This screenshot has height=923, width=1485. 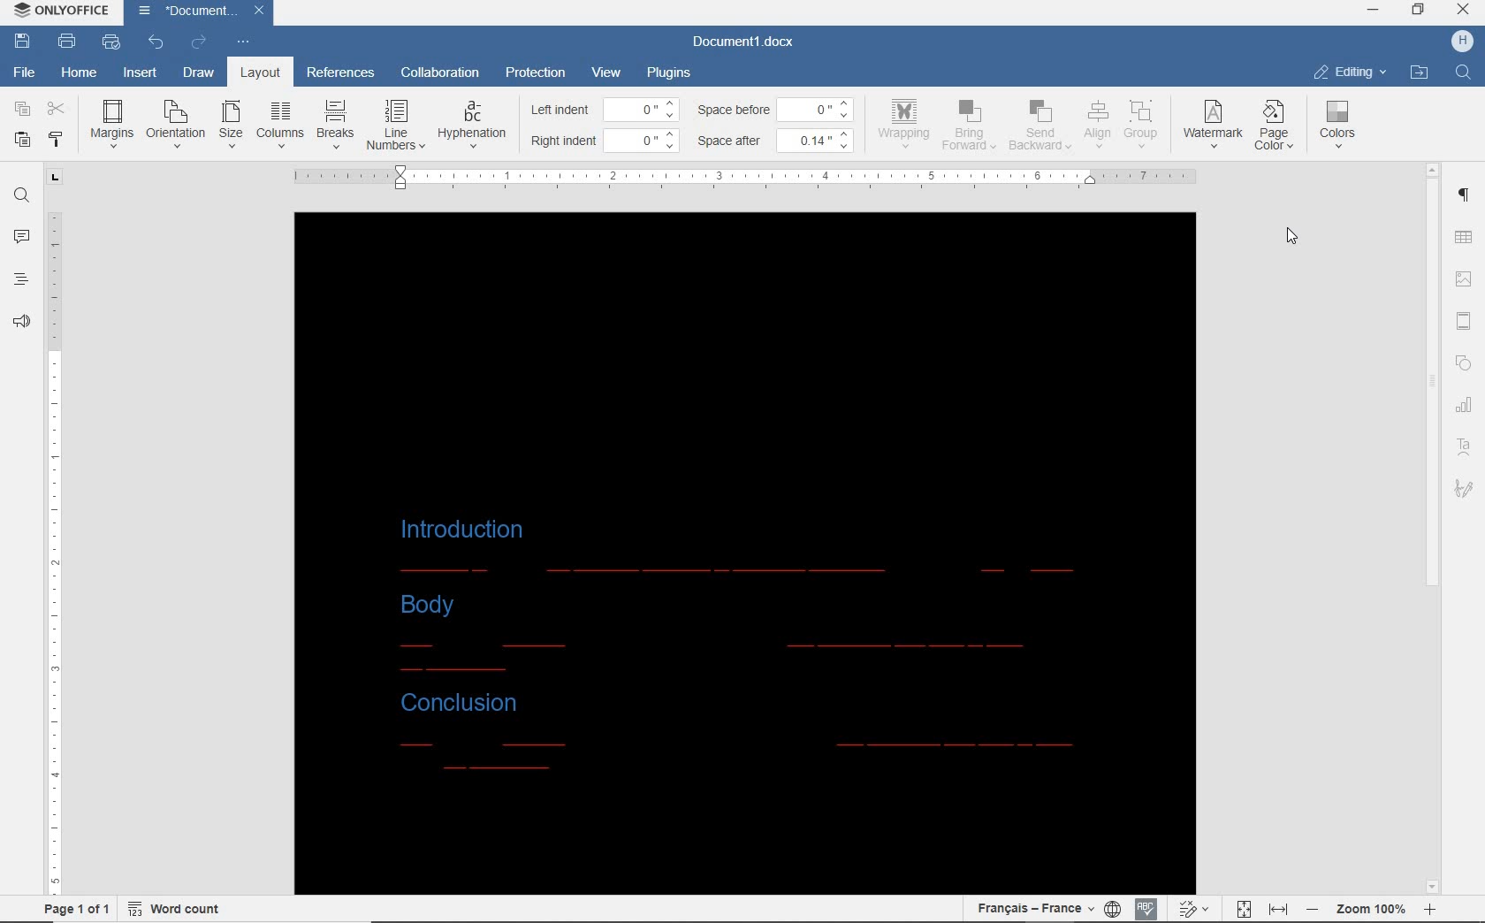 I want to click on undo, so click(x=156, y=42).